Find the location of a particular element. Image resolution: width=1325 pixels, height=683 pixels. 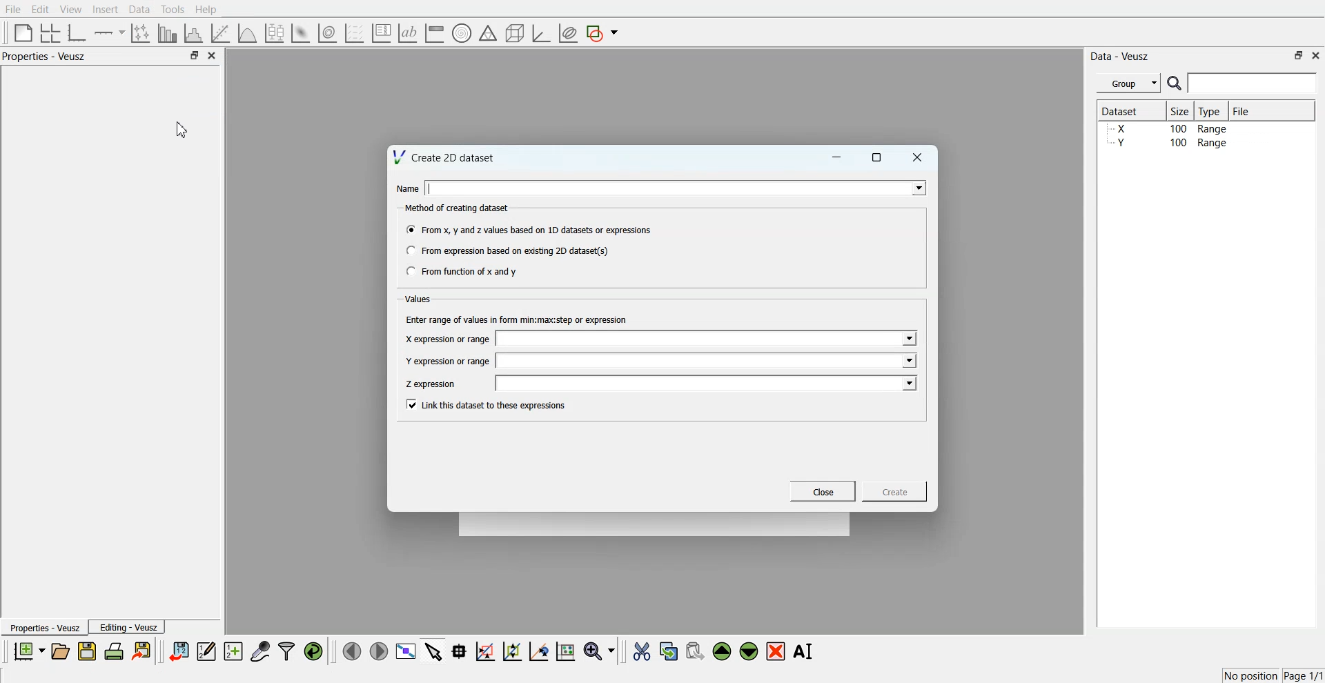

Reload linked dataset is located at coordinates (313, 651).